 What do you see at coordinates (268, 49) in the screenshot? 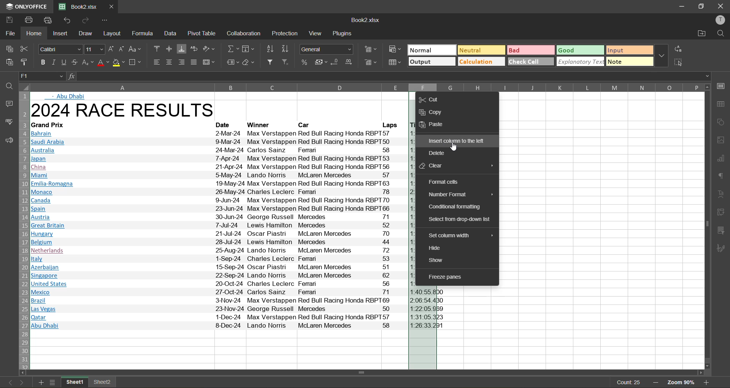
I see `sort ascending` at bounding box center [268, 49].